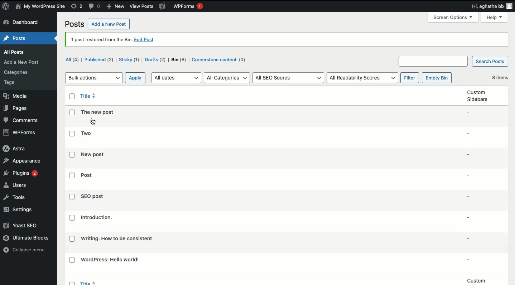 This screenshot has width=515, height=285. Describe the element at coordinates (177, 78) in the screenshot. I see `All dates` at that location.